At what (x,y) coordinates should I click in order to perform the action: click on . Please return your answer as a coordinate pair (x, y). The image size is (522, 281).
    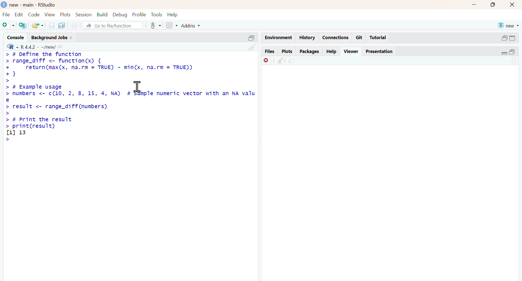
    Looking at the image, I should click on (252, 38).